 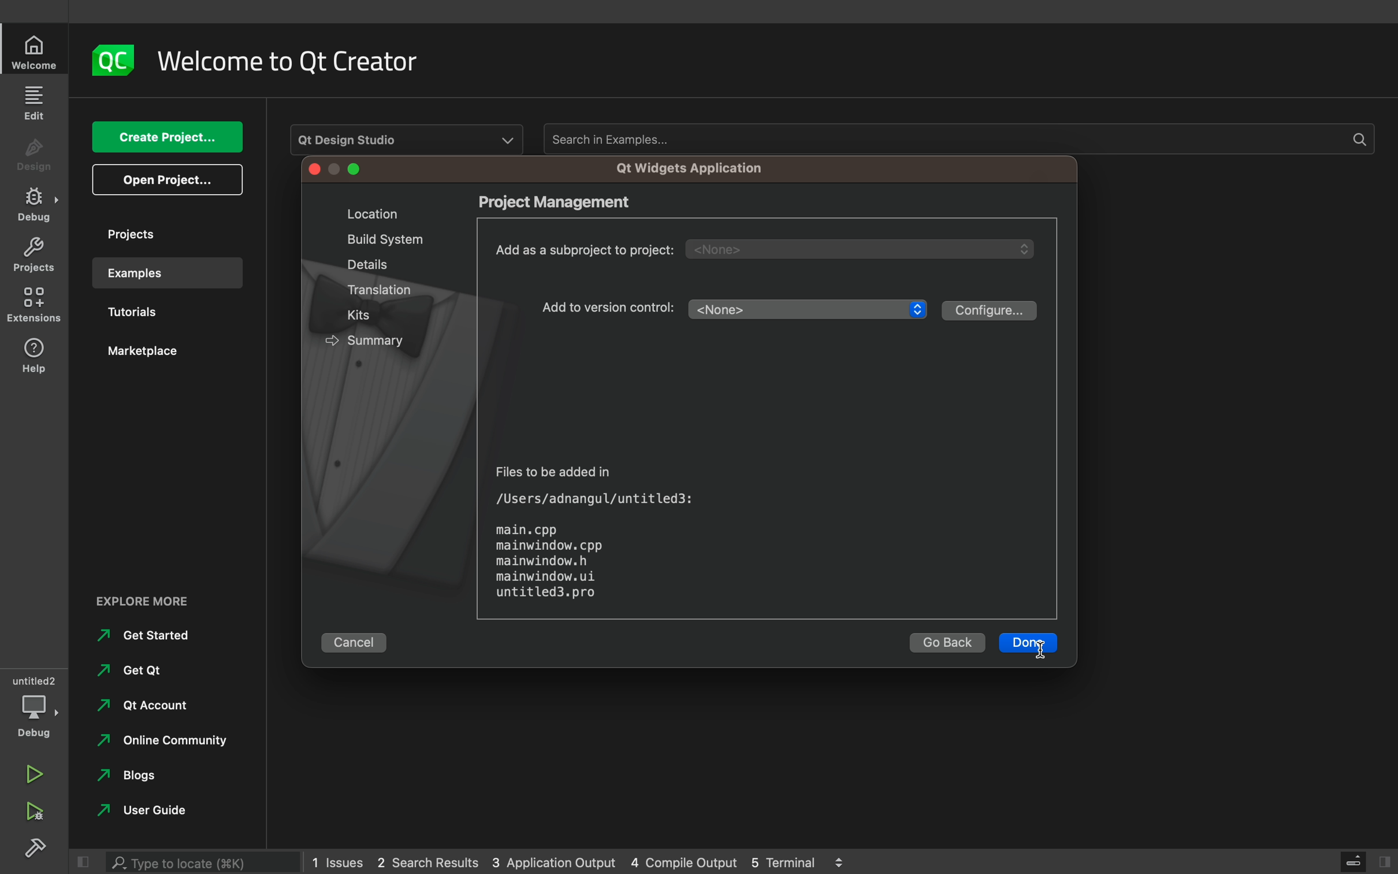 What do you see at coordinates (366, 314) in the screenshot?
I see `kits` at bounding box center [366, 314].